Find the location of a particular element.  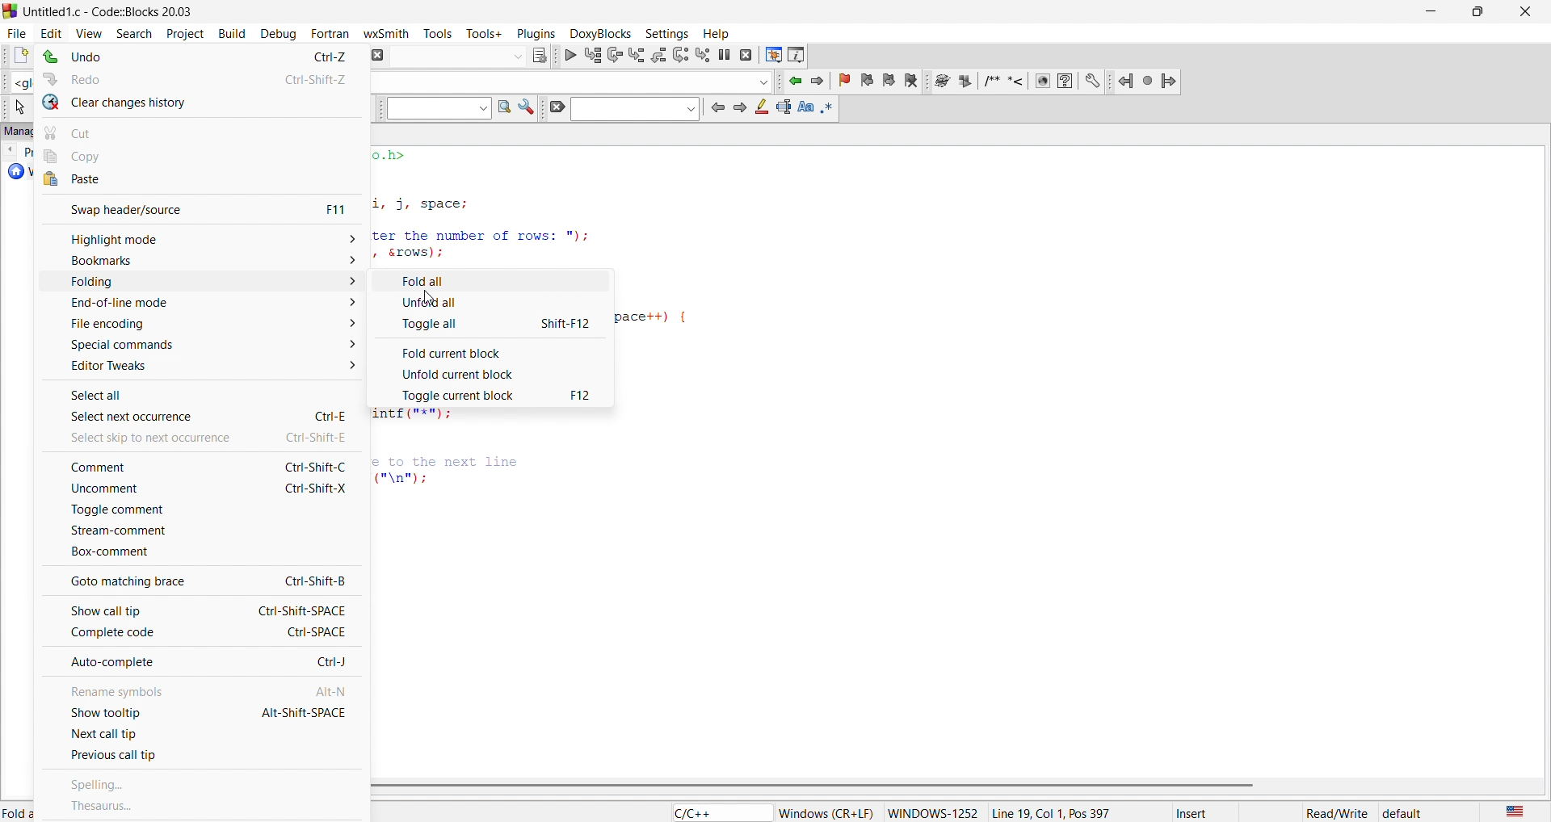

copy is located at coordinates (205, 156).